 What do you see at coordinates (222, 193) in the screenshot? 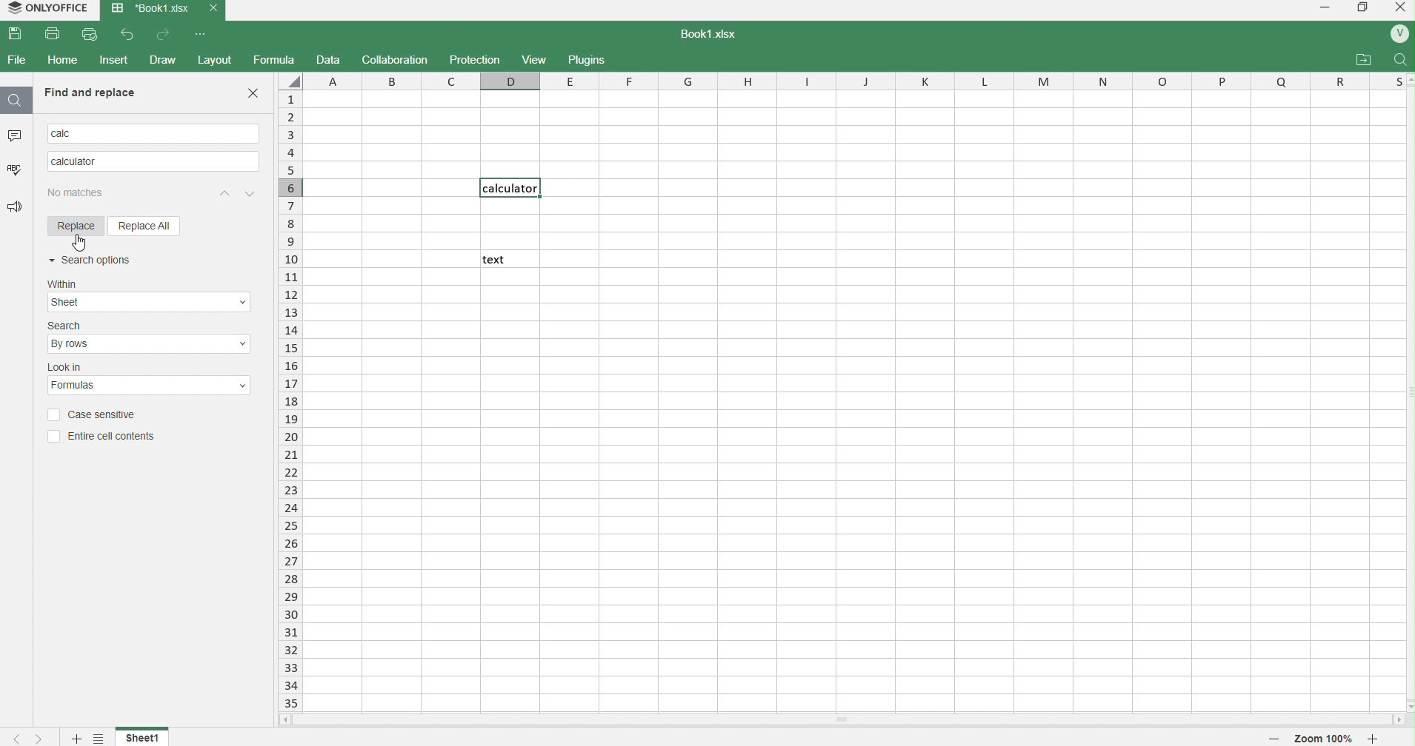
I see `next match` at bounding box center [222, 193].